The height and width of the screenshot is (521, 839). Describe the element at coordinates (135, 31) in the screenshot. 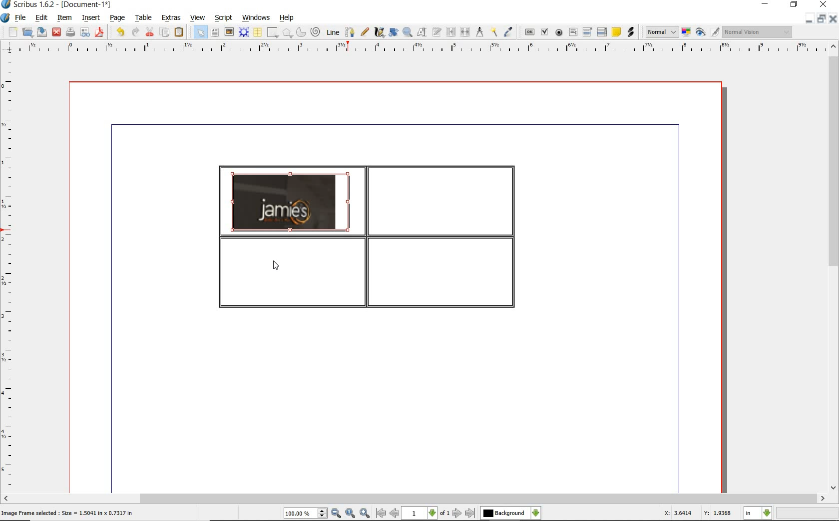

I see `redo` at that location.